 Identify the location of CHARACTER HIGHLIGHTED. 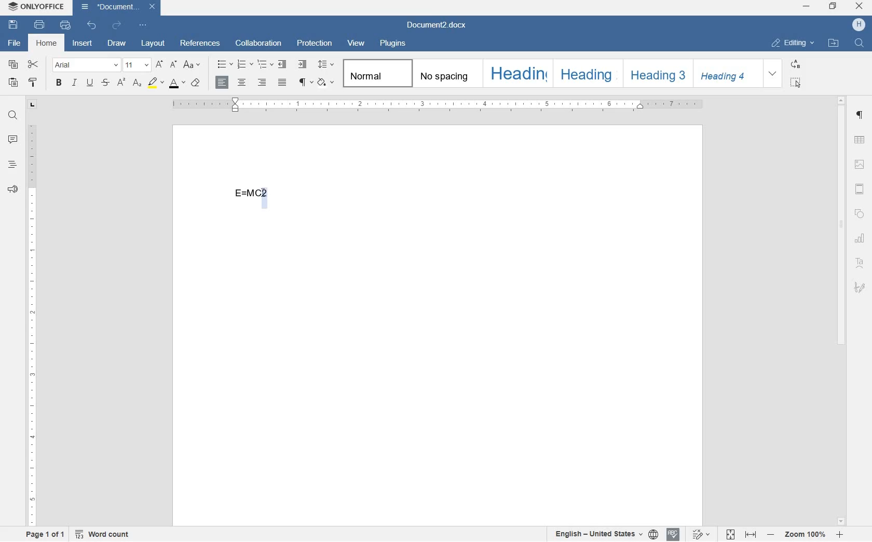
(266, 197).